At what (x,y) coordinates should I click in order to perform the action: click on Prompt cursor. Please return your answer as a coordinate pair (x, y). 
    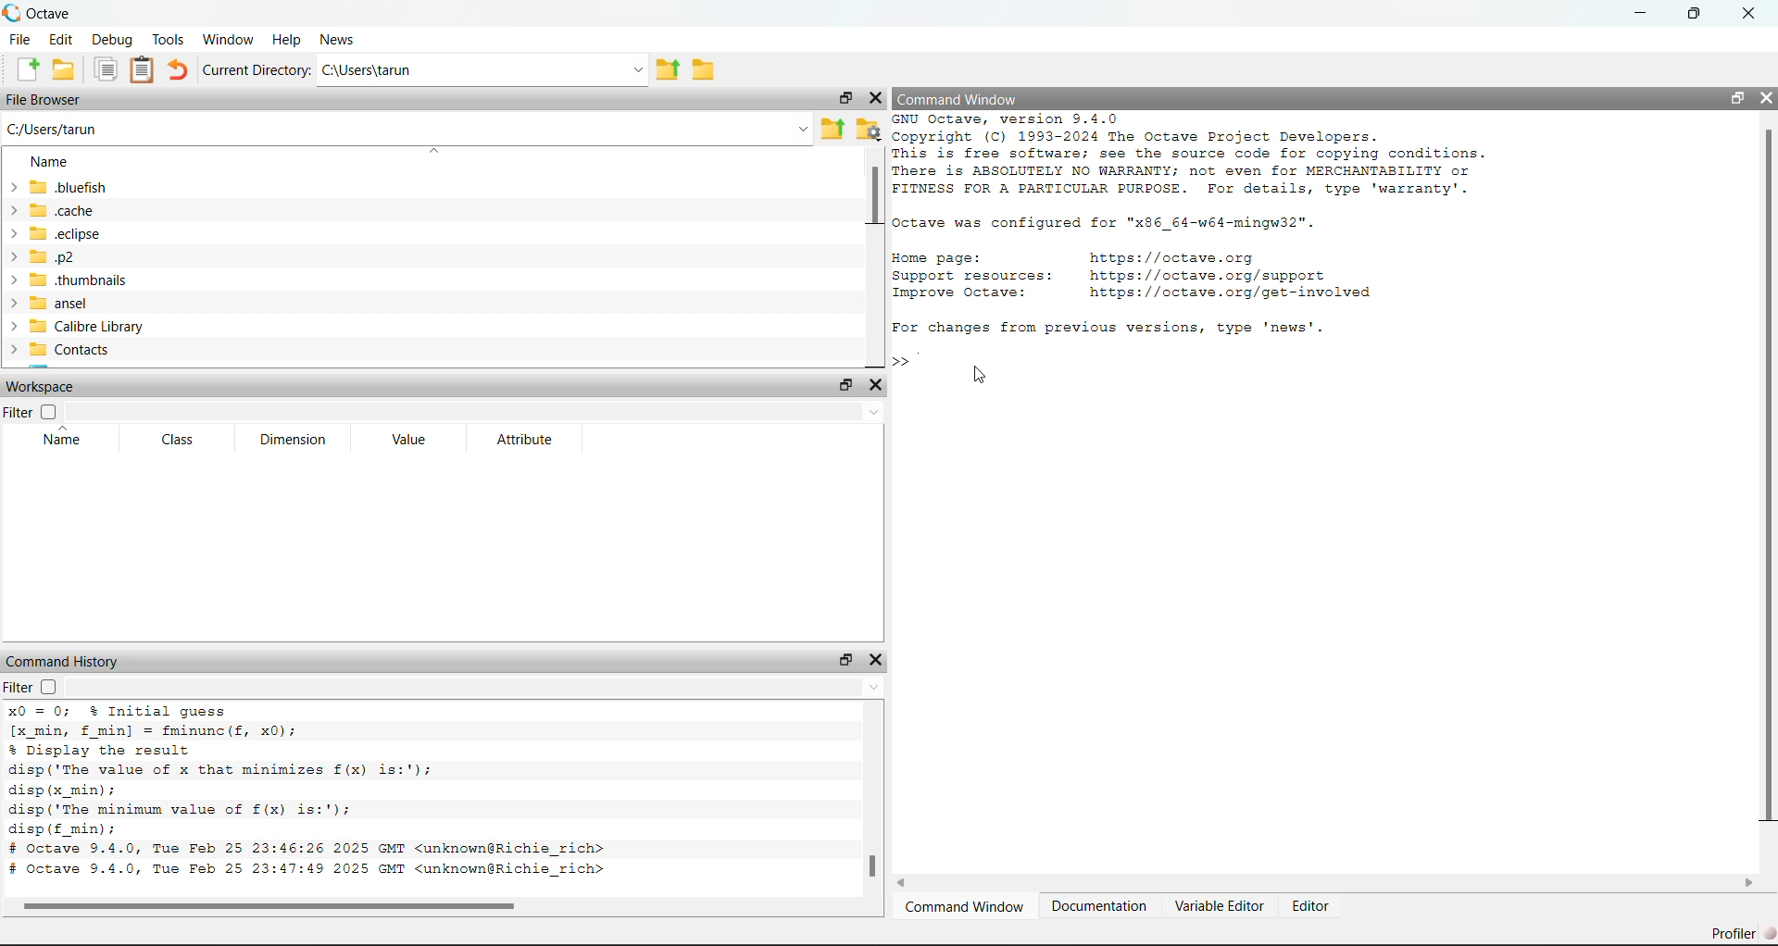
    Looking at the image, I should click on (909, 359).